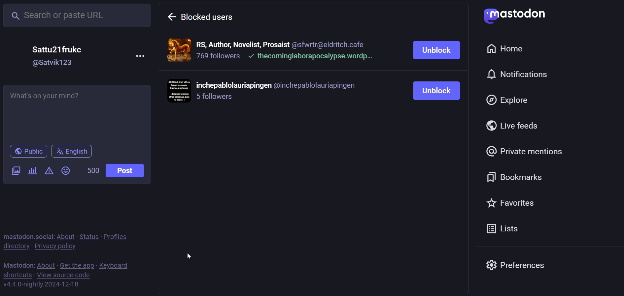 This screenshot has width=624, height=296. What do you see at coordinates (60, 247) in the screenshot?
I see `privacy policy` at bounding box center [60, 247].